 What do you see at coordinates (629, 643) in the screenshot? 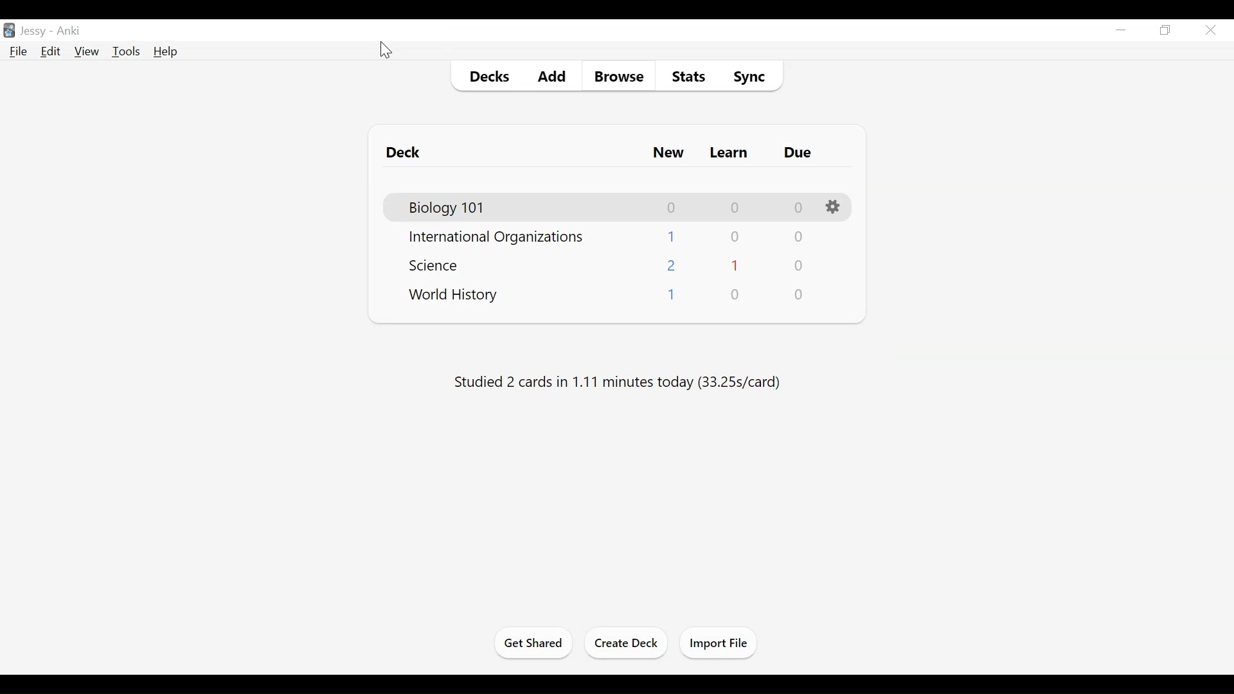
I see `Create Deck` at bounding box center [629, 643].